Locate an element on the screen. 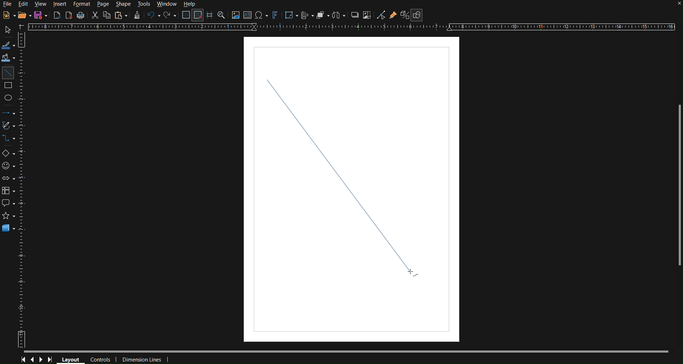  Insert special characters is located at coordinates (261, 15).